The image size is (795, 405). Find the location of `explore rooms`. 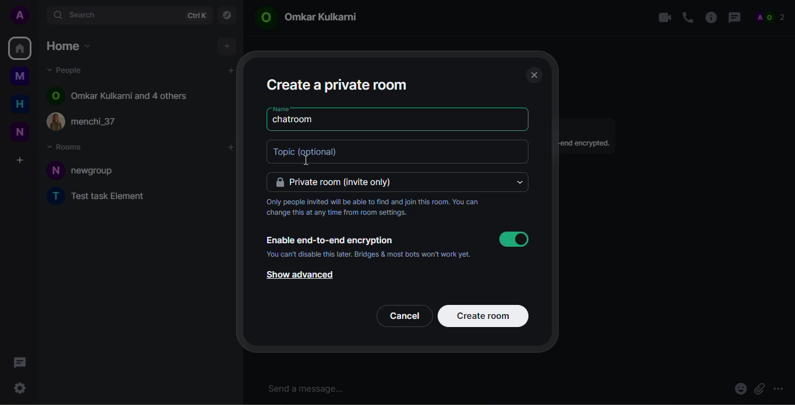

explore rooms is located at coordinates (226, 16).